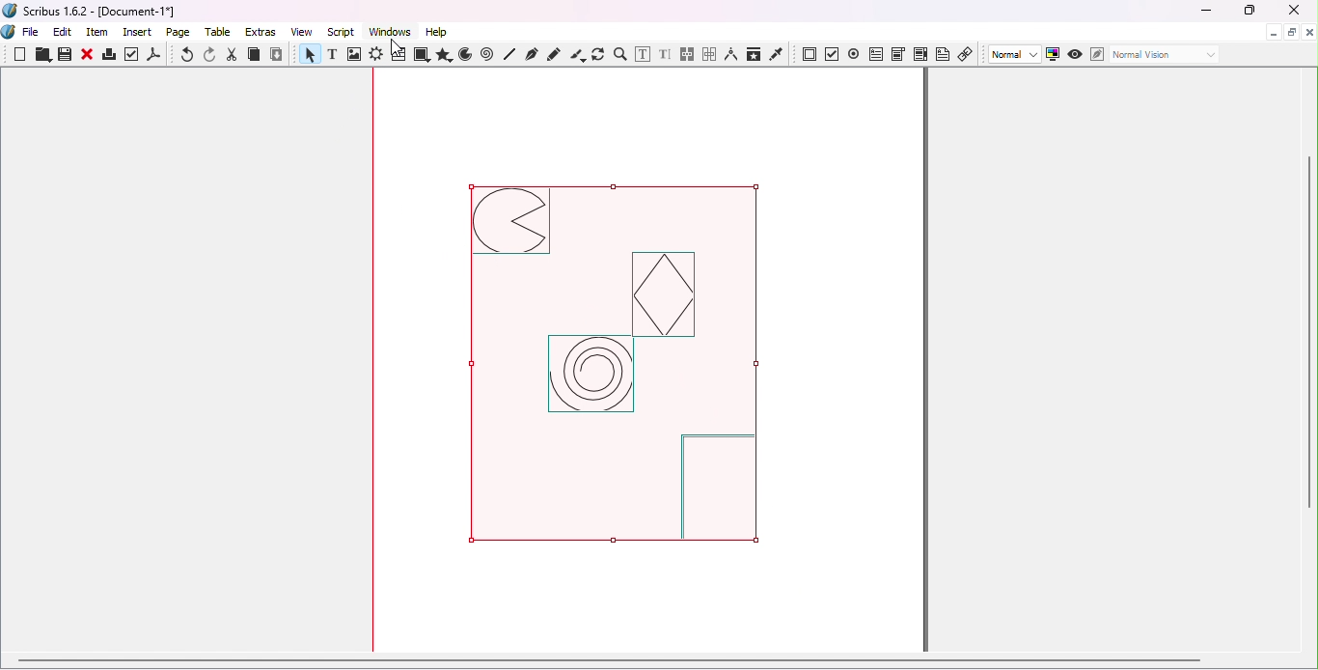 The height and width of the screenshot is (670, 1318). What do you see at coordinates (254, 56) in the screenshot?
I see `Copy` at bounding box center [254, 56].